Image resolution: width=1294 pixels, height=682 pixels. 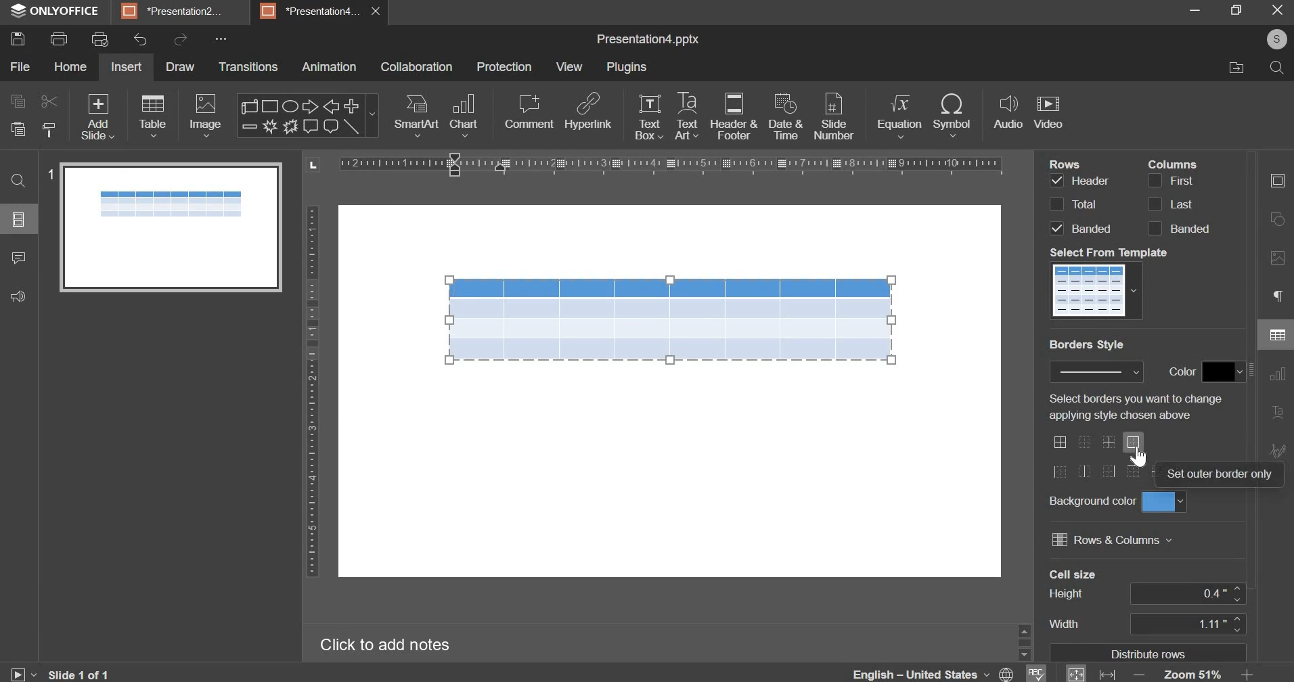 I want to click on image settings, so click(x=1277, y=260).